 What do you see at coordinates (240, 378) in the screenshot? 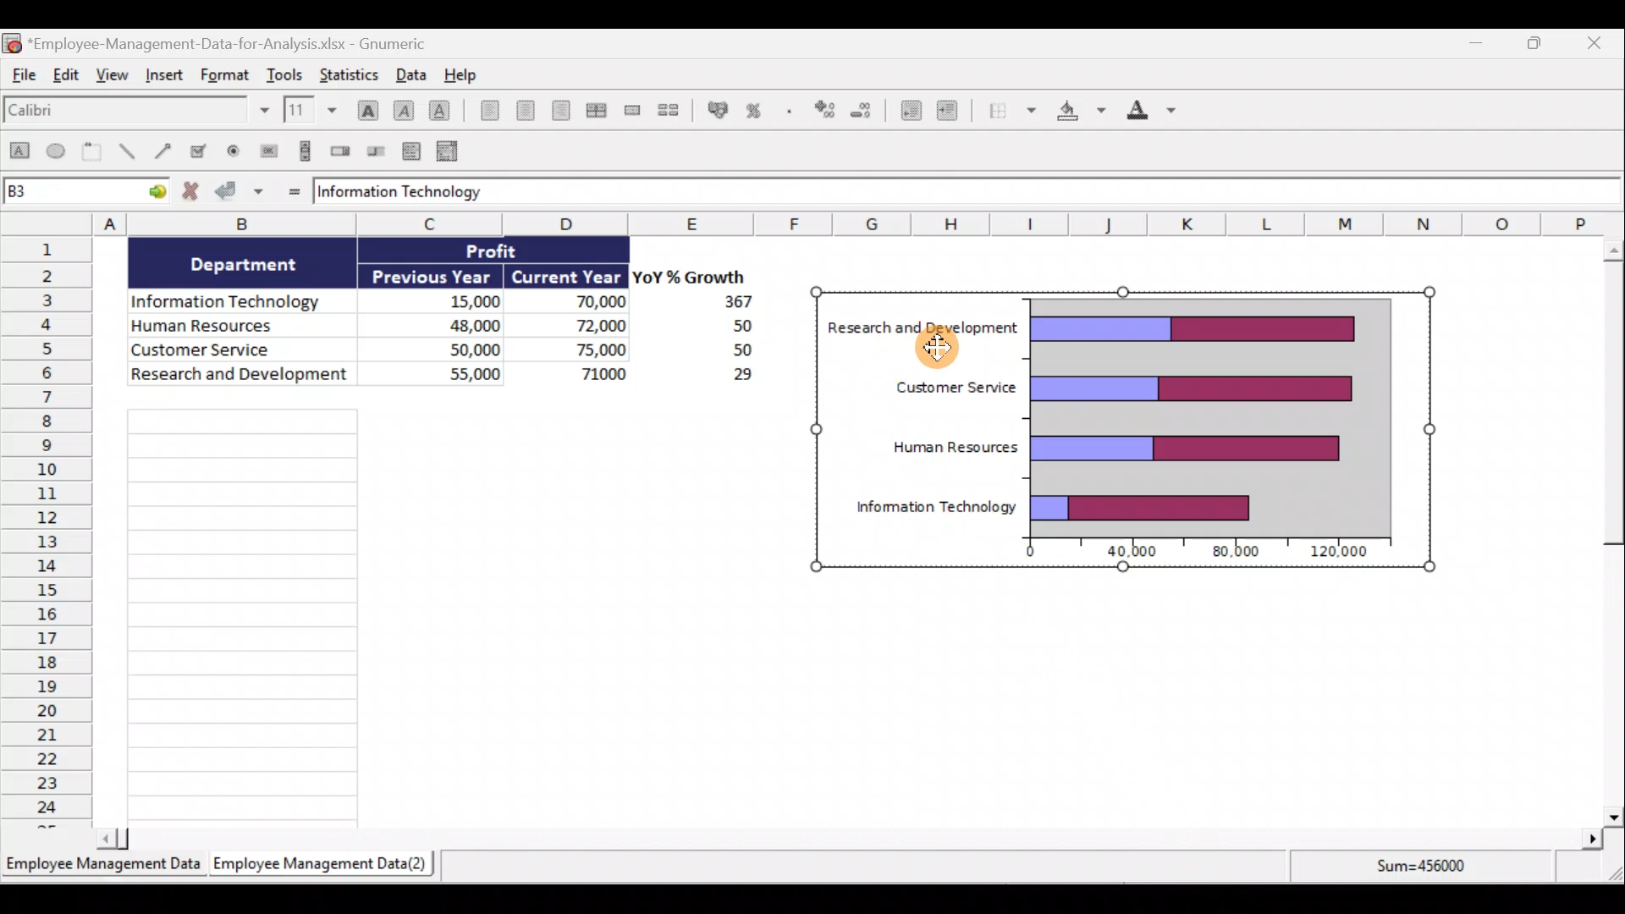
I see `Research and Development` at bounding box center [240, 378].